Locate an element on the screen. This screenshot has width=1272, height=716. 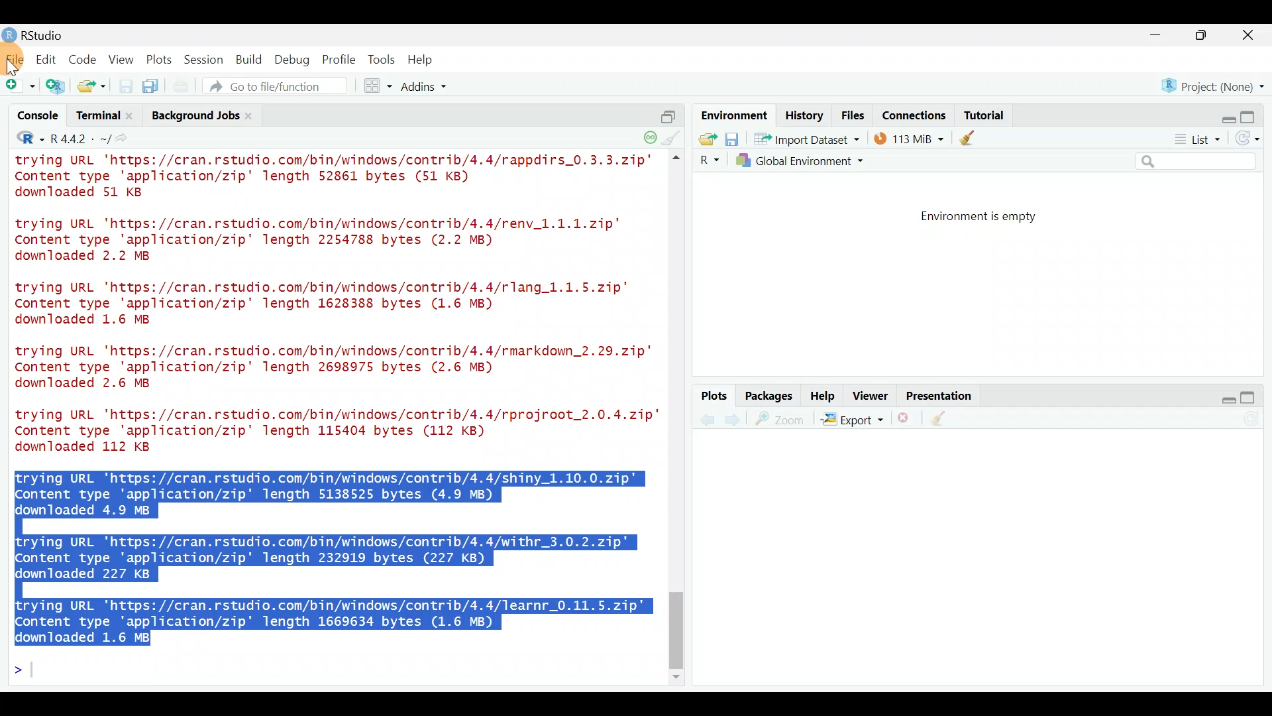
scroll bar is located at coordinates (678, 419).